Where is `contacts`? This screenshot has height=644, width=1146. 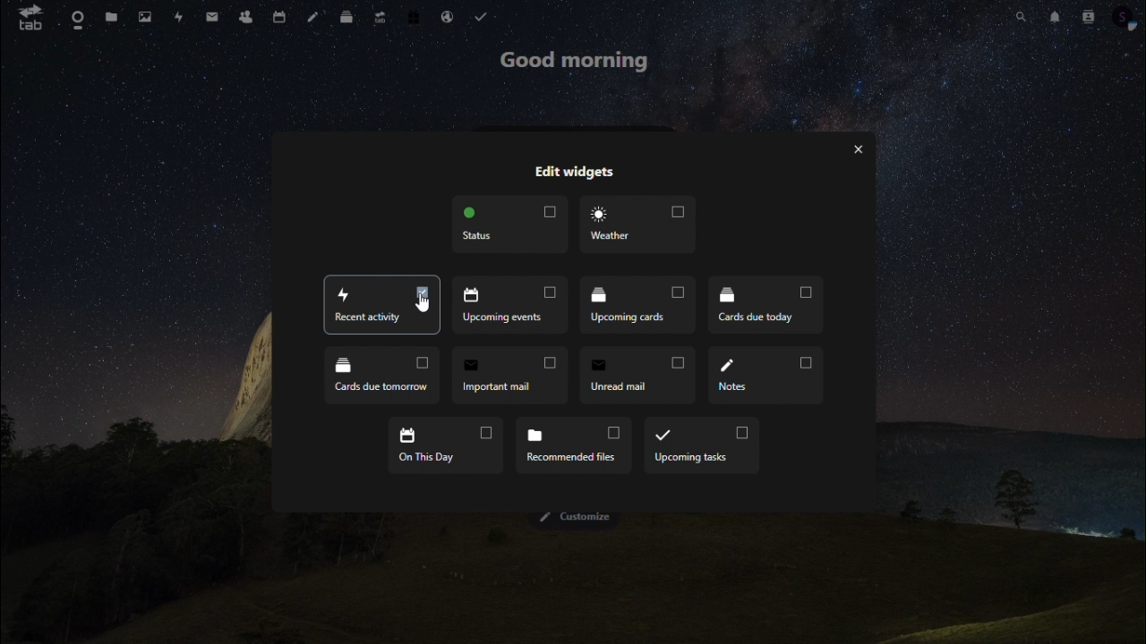 contacts is located at coordinates (1089, 21).